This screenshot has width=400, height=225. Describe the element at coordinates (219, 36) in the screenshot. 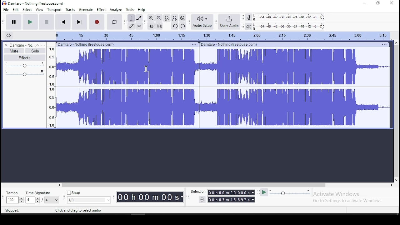

I see `timeline` at that location.